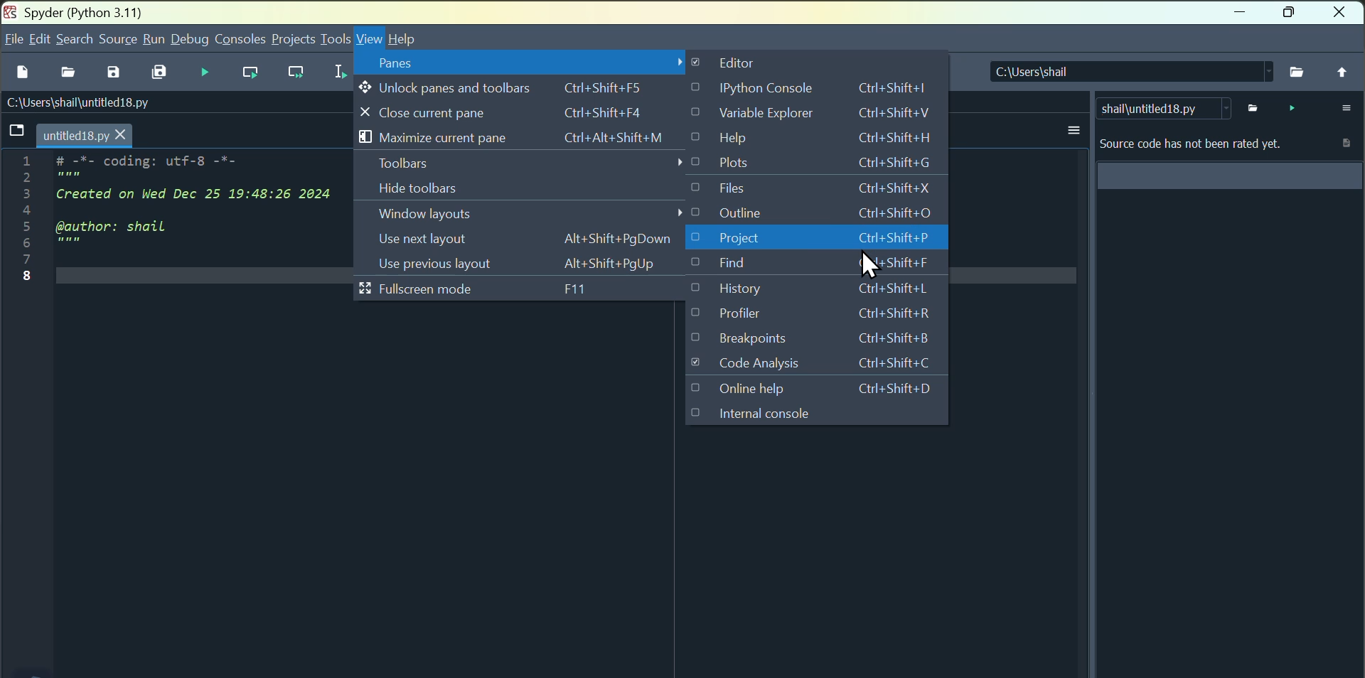  Describe the element at coordinates (76, 38) in the screenshot. I see `Search` at that location.